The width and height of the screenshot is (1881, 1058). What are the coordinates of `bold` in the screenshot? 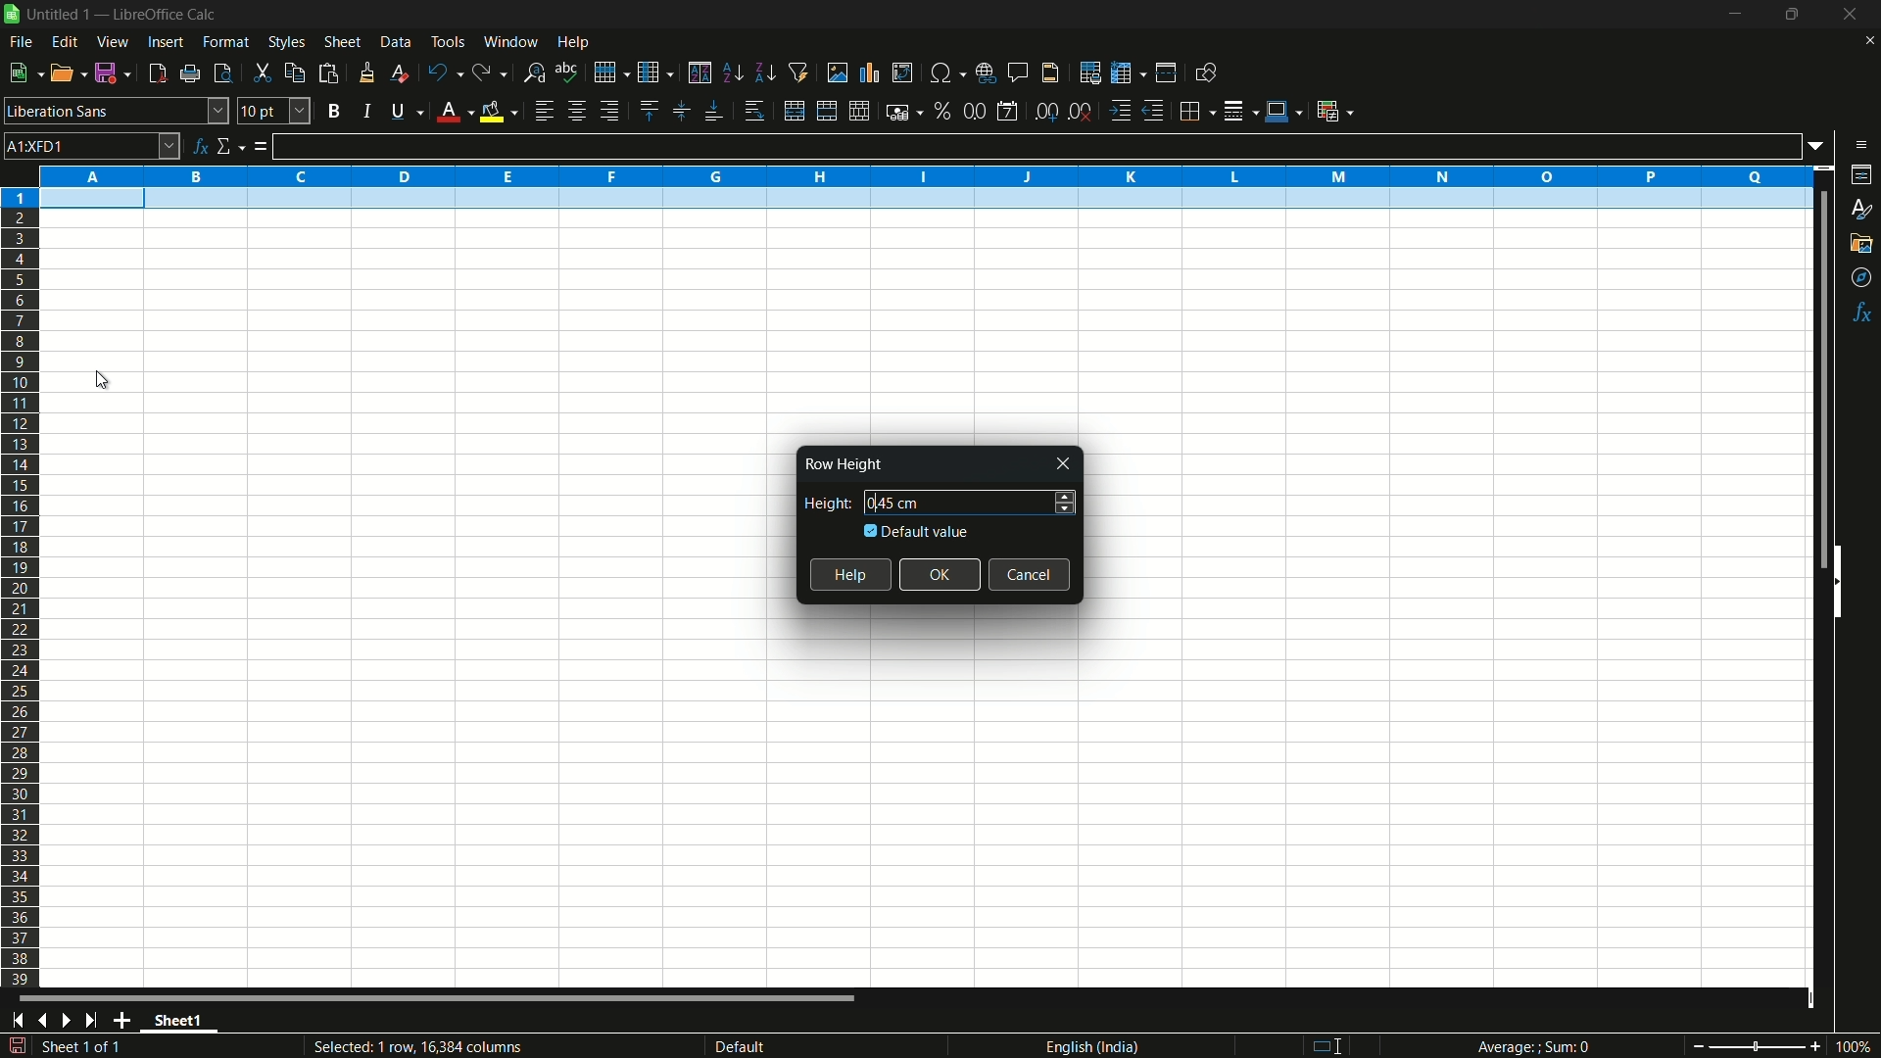 It's located at (333, 110).